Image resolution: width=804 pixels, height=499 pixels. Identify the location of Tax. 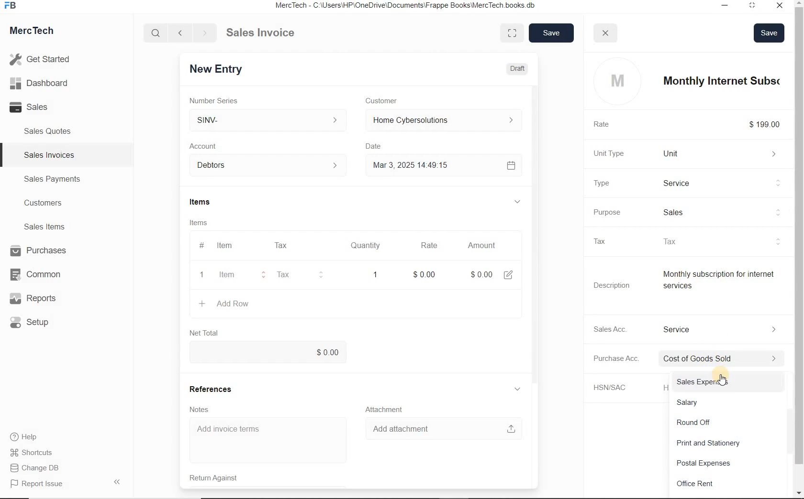
(286, 245).